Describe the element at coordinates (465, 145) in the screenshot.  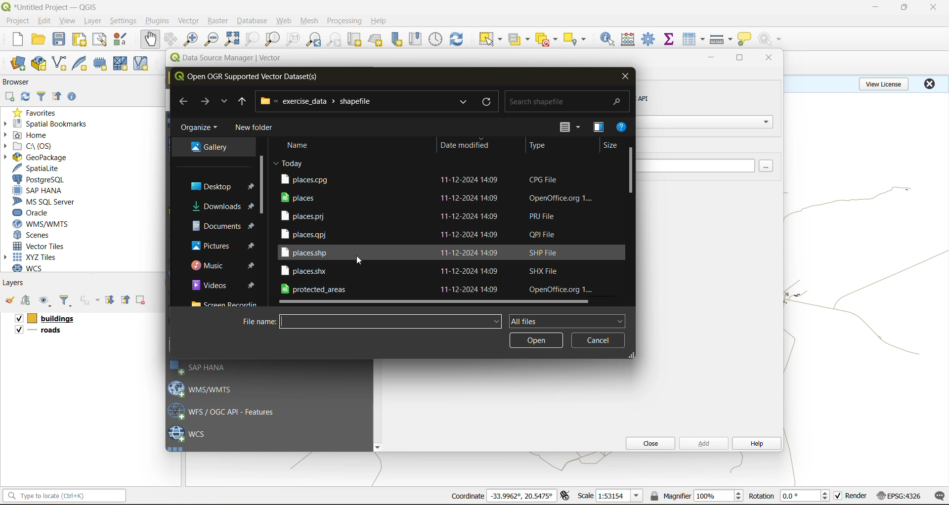
I see `date modified` at that location.